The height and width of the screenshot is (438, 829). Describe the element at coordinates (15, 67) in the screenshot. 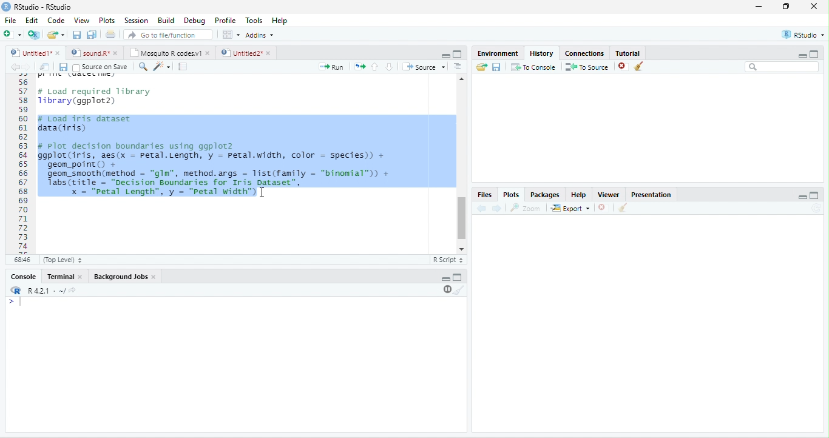

I see `back` at that location.